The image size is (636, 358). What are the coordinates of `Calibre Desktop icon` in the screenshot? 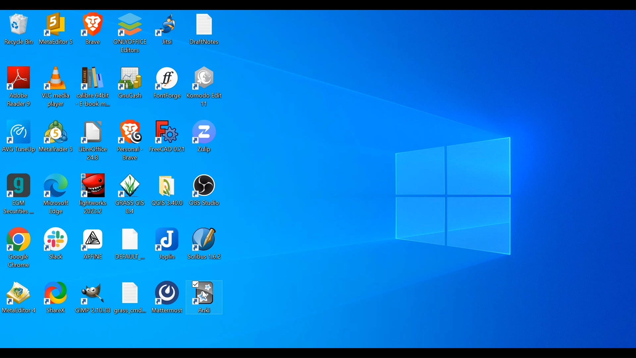 It's located at (94, 89).